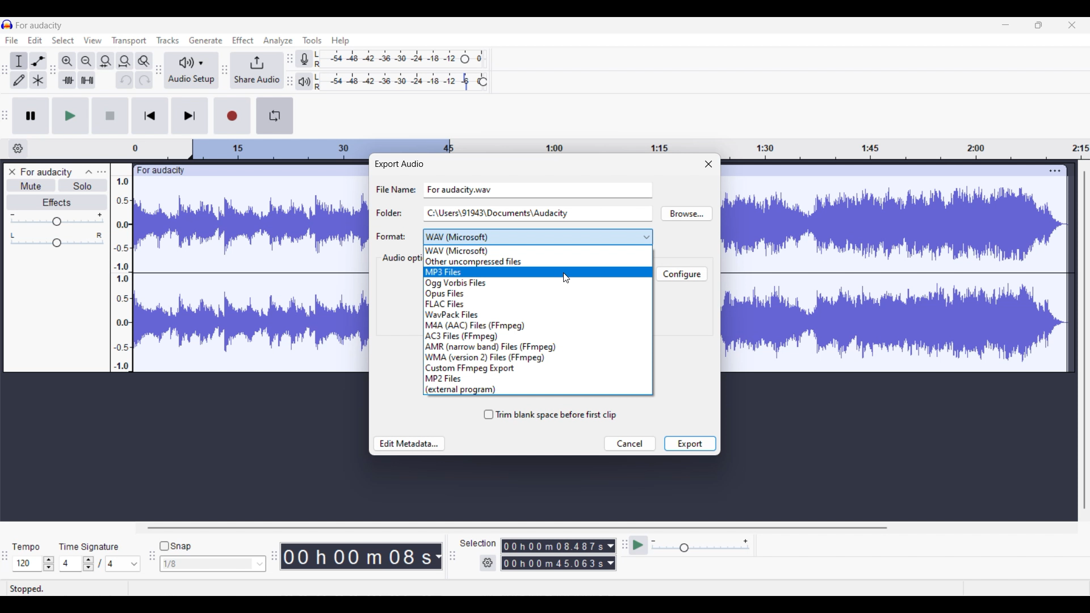  I want to click on Multi-tool, so click(38, 80).